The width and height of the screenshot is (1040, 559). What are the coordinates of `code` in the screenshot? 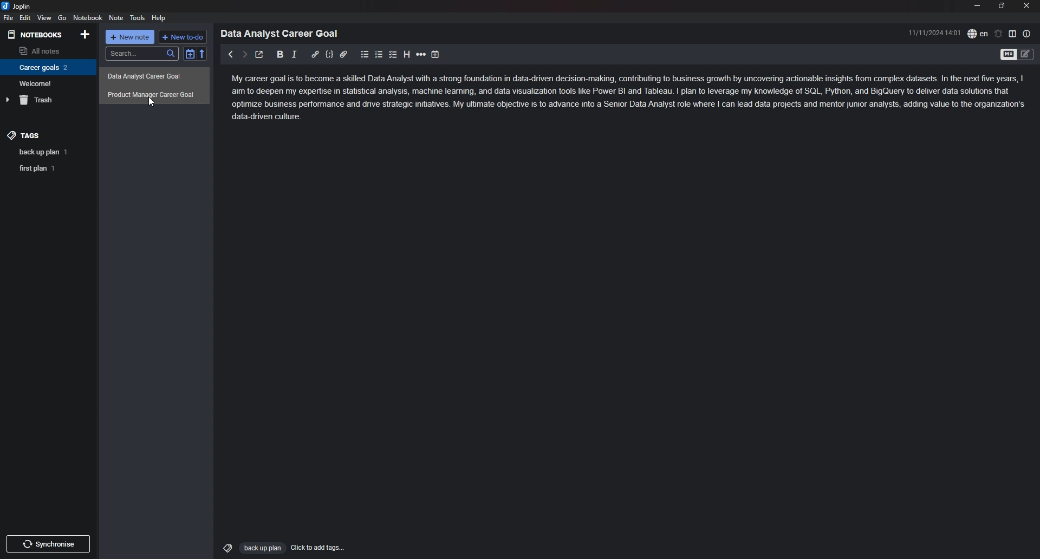 It's located at (329, 55).